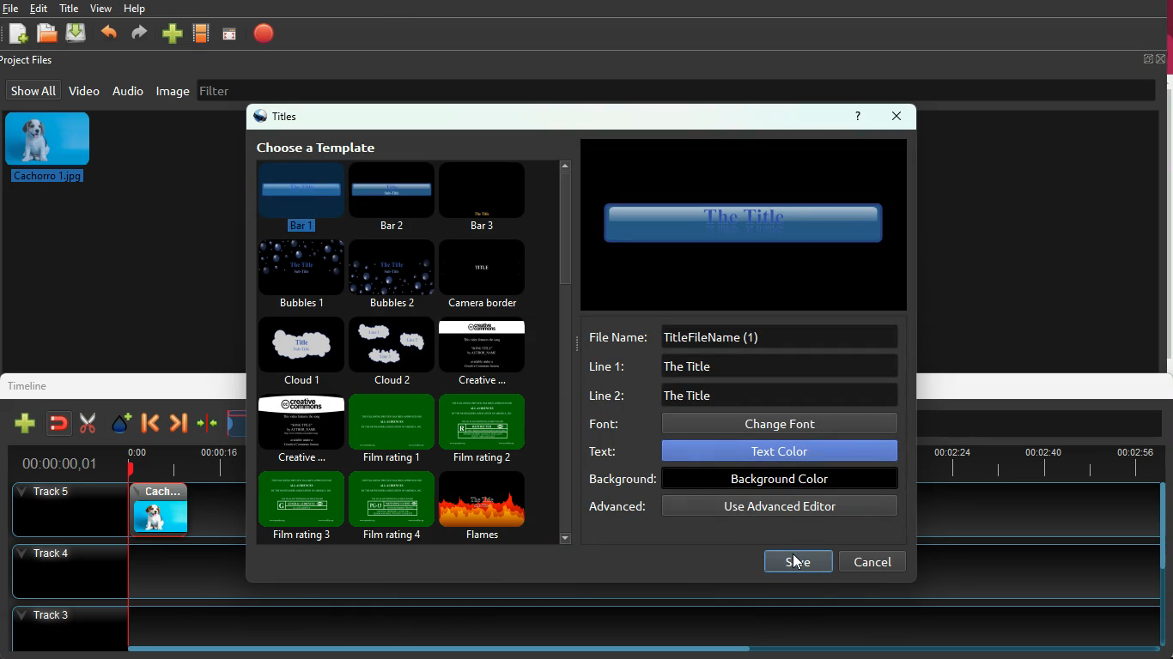 The image size is (1173, 659). What do you see at coordinates (150, 423) in the screenshot?
I see `back` at bounding box center [150, 423].